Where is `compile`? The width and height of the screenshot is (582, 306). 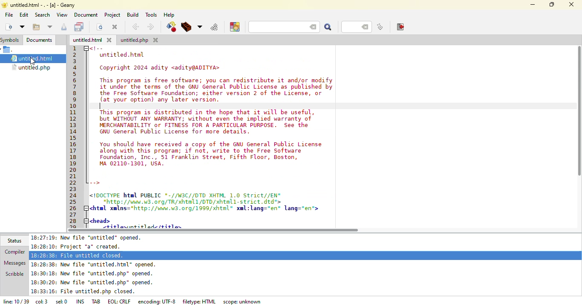 compile is located at coordinates (171, 27).